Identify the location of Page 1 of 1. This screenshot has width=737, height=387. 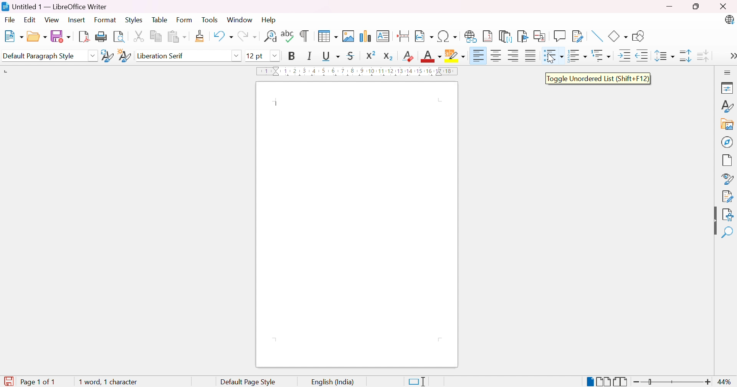
(28, 382).